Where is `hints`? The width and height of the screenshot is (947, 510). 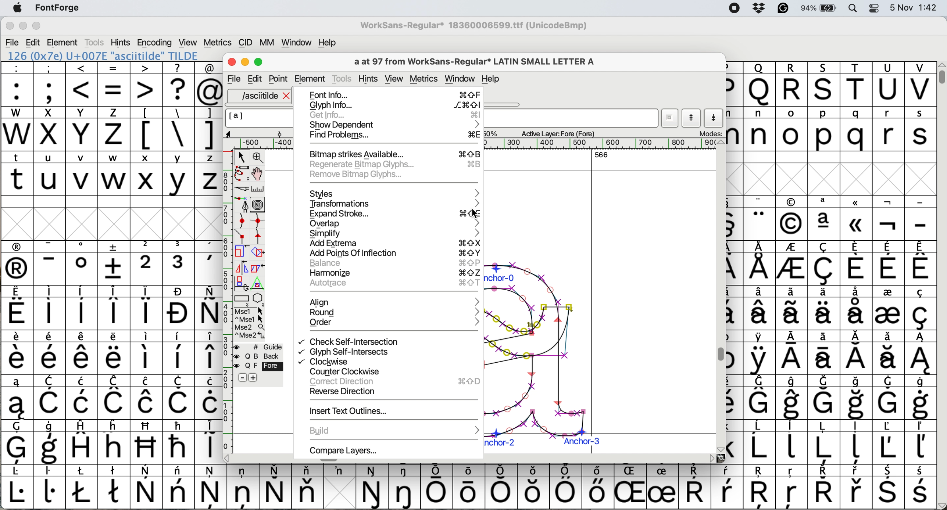 hints is located at coordinates (369, 79).